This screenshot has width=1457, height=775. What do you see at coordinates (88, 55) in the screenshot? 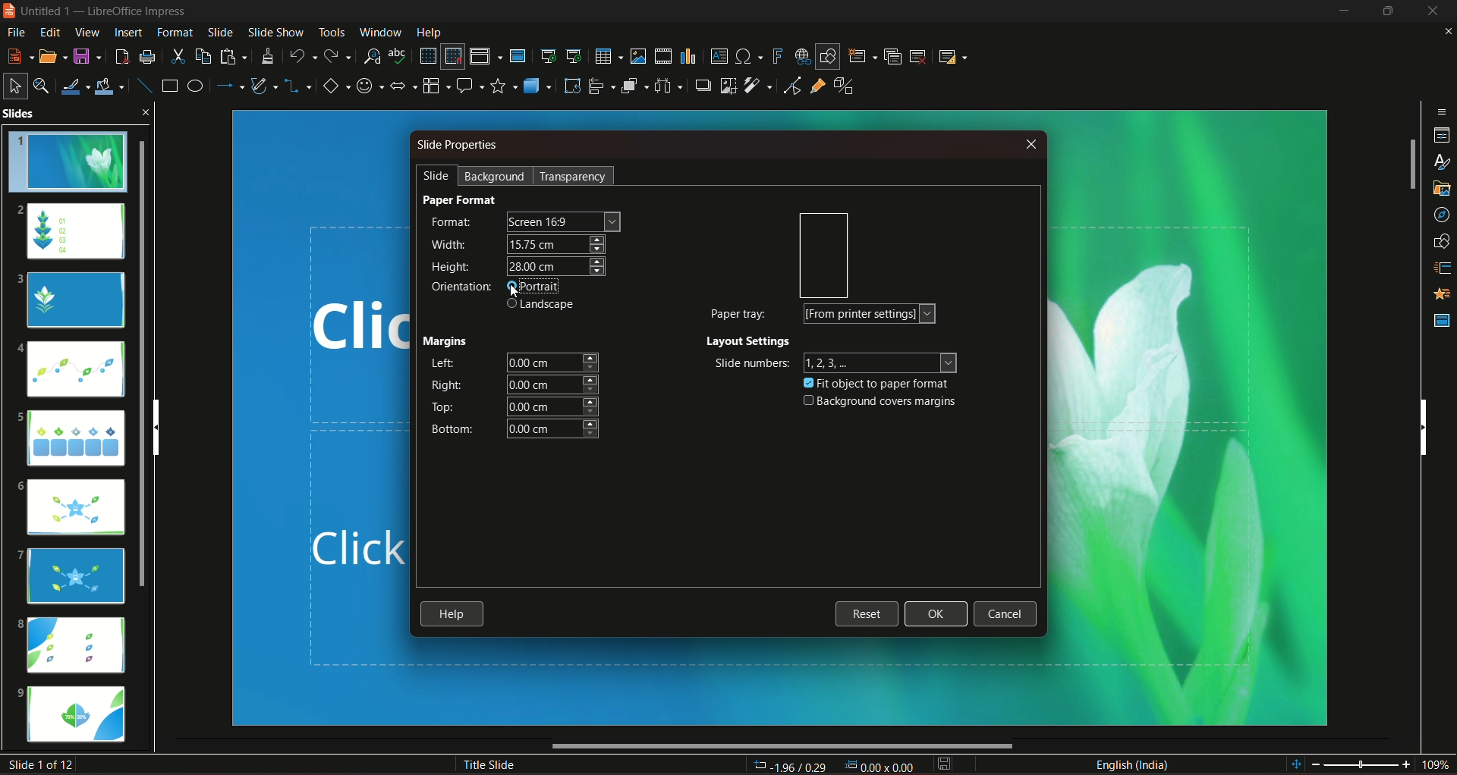
I see `save` at bounding box center [88, 55].